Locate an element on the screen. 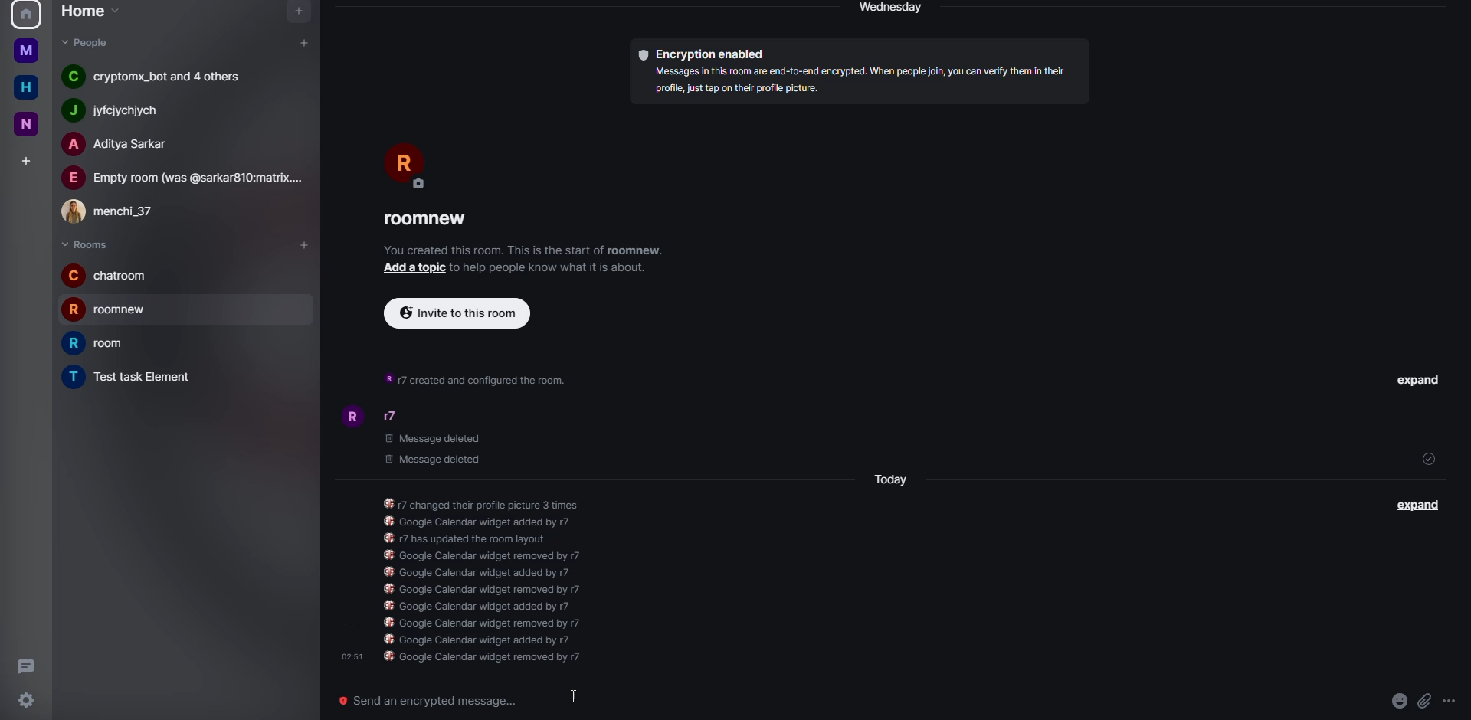 The height and width of the screenshot is (720, 1471). new is located at coordinates (25, 124).